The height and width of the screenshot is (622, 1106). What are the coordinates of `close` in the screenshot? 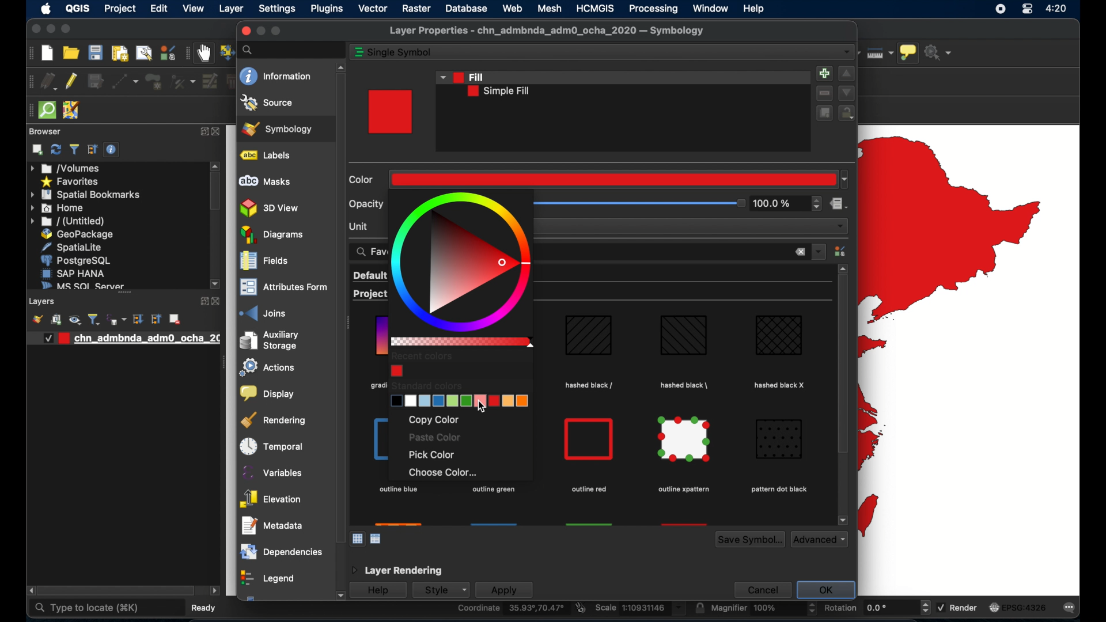 It's located at (218, 302).